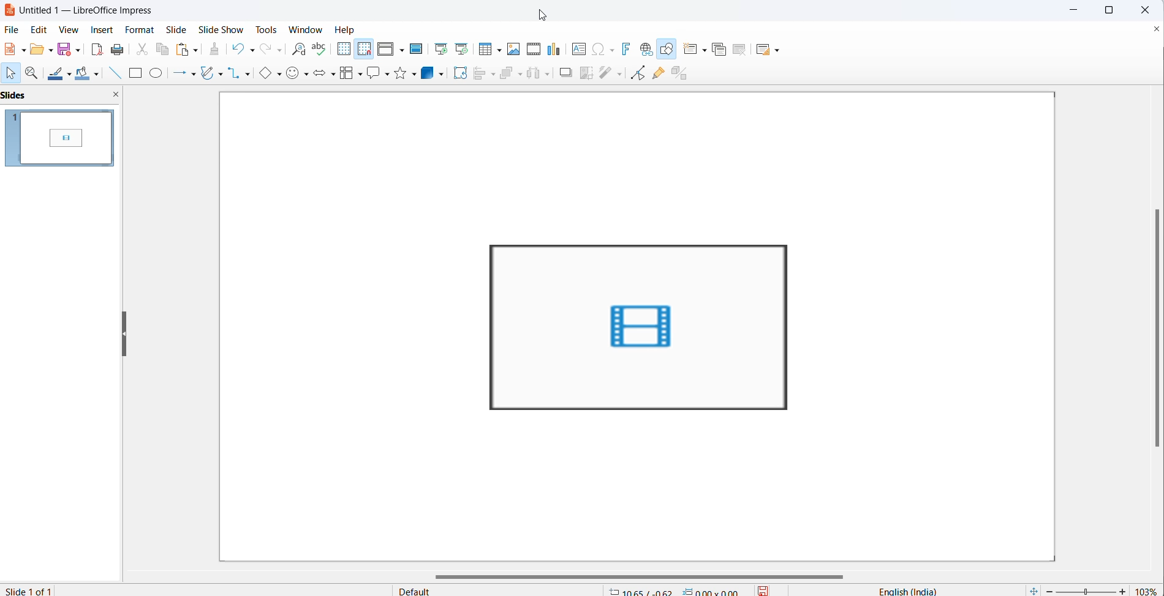  What do you see at coordinates (440, 48) in the screenshot?
I see `start from first slide` at bounding box center [440, 48].